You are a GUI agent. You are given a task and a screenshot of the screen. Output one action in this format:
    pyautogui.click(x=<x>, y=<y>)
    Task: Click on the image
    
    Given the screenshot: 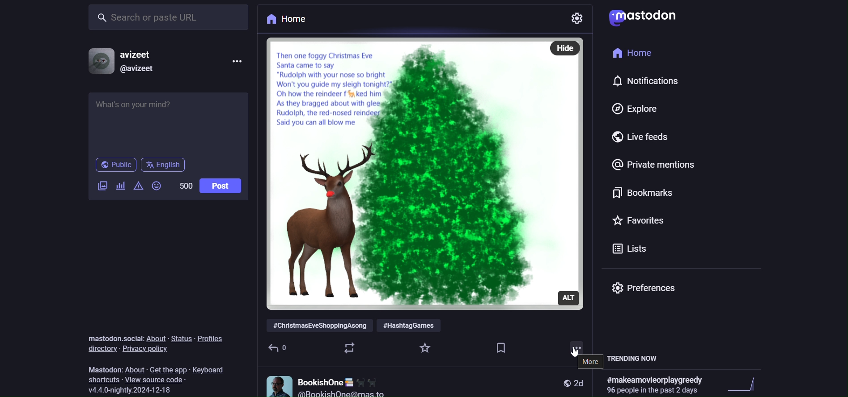 What is the action you would take?
    pyautogui.click(x=411, y=173)
    